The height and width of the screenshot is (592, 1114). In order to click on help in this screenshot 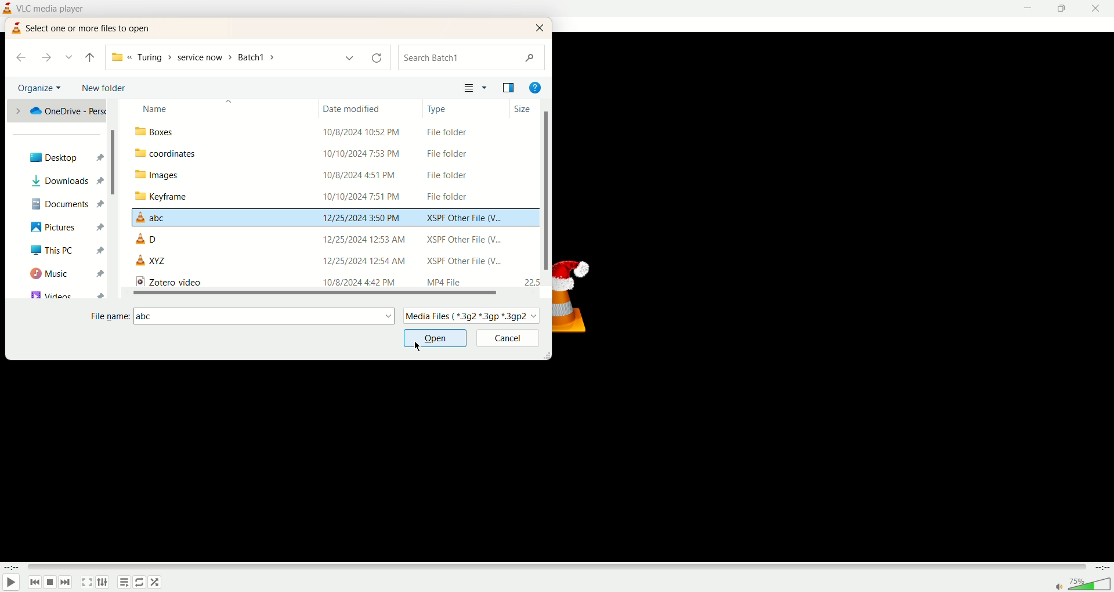, I will do `click(536, 87)`.